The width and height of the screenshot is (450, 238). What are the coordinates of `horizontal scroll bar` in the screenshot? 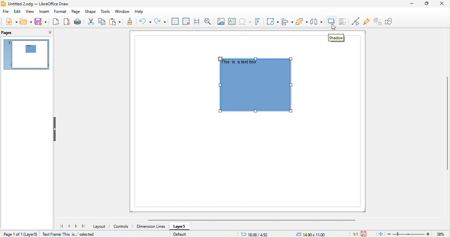 It's located at (248, 221).